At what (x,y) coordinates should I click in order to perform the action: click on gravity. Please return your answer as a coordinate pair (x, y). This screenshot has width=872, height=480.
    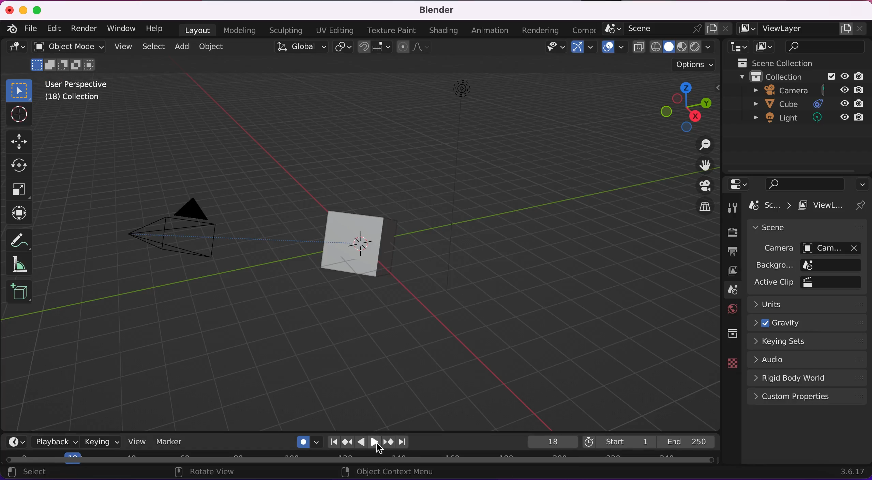
    Looking at the image, I should click on (807, 323).